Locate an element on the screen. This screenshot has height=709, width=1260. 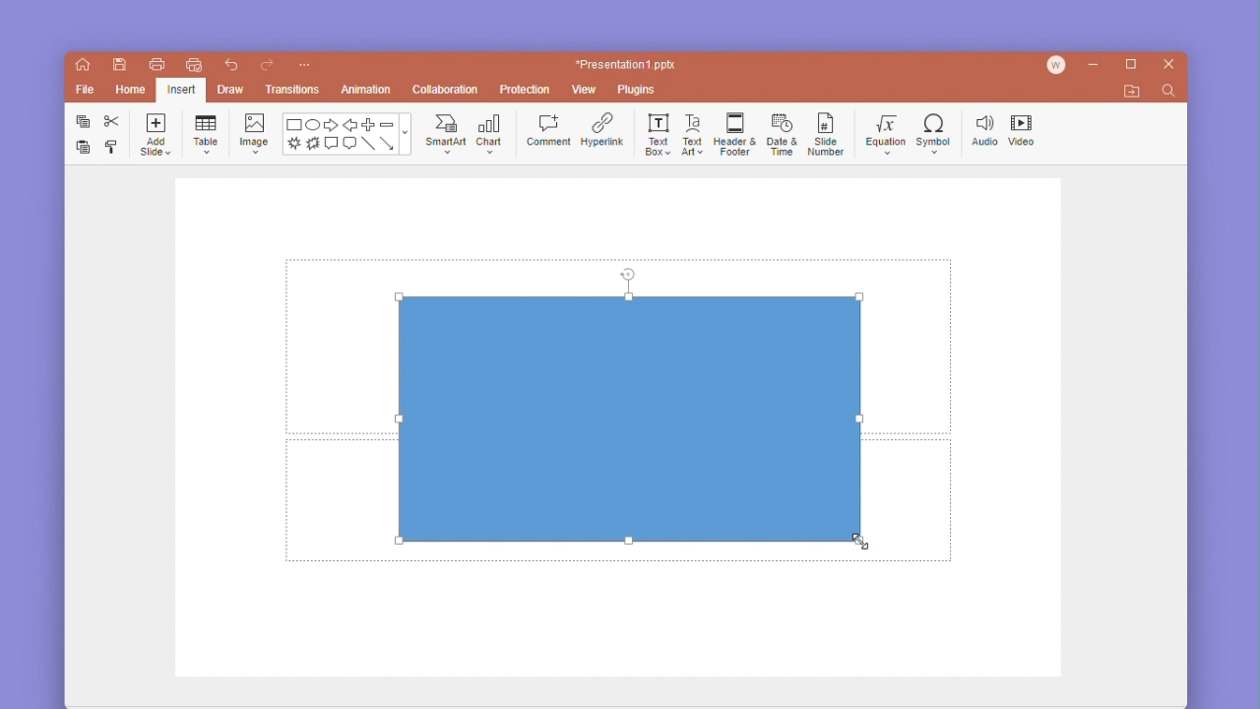
protection is located at coordinates (522, 90).